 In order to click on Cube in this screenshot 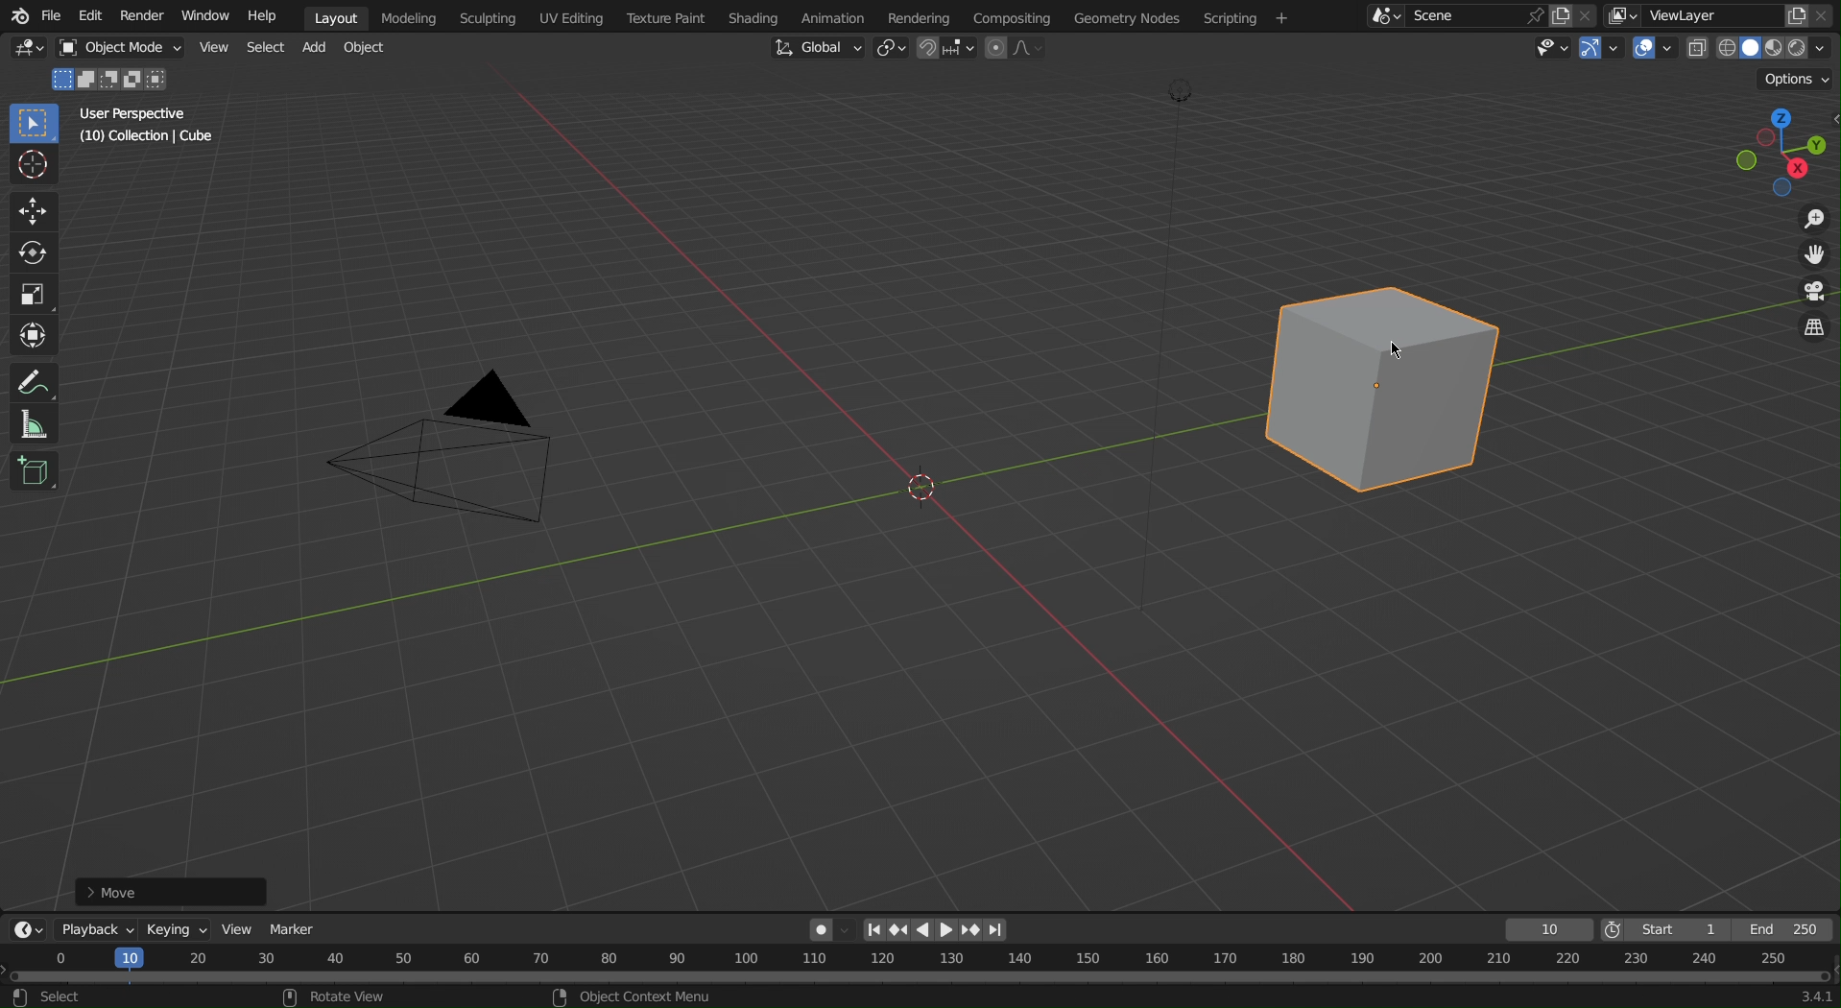, I will do `click(1393, 387)`.